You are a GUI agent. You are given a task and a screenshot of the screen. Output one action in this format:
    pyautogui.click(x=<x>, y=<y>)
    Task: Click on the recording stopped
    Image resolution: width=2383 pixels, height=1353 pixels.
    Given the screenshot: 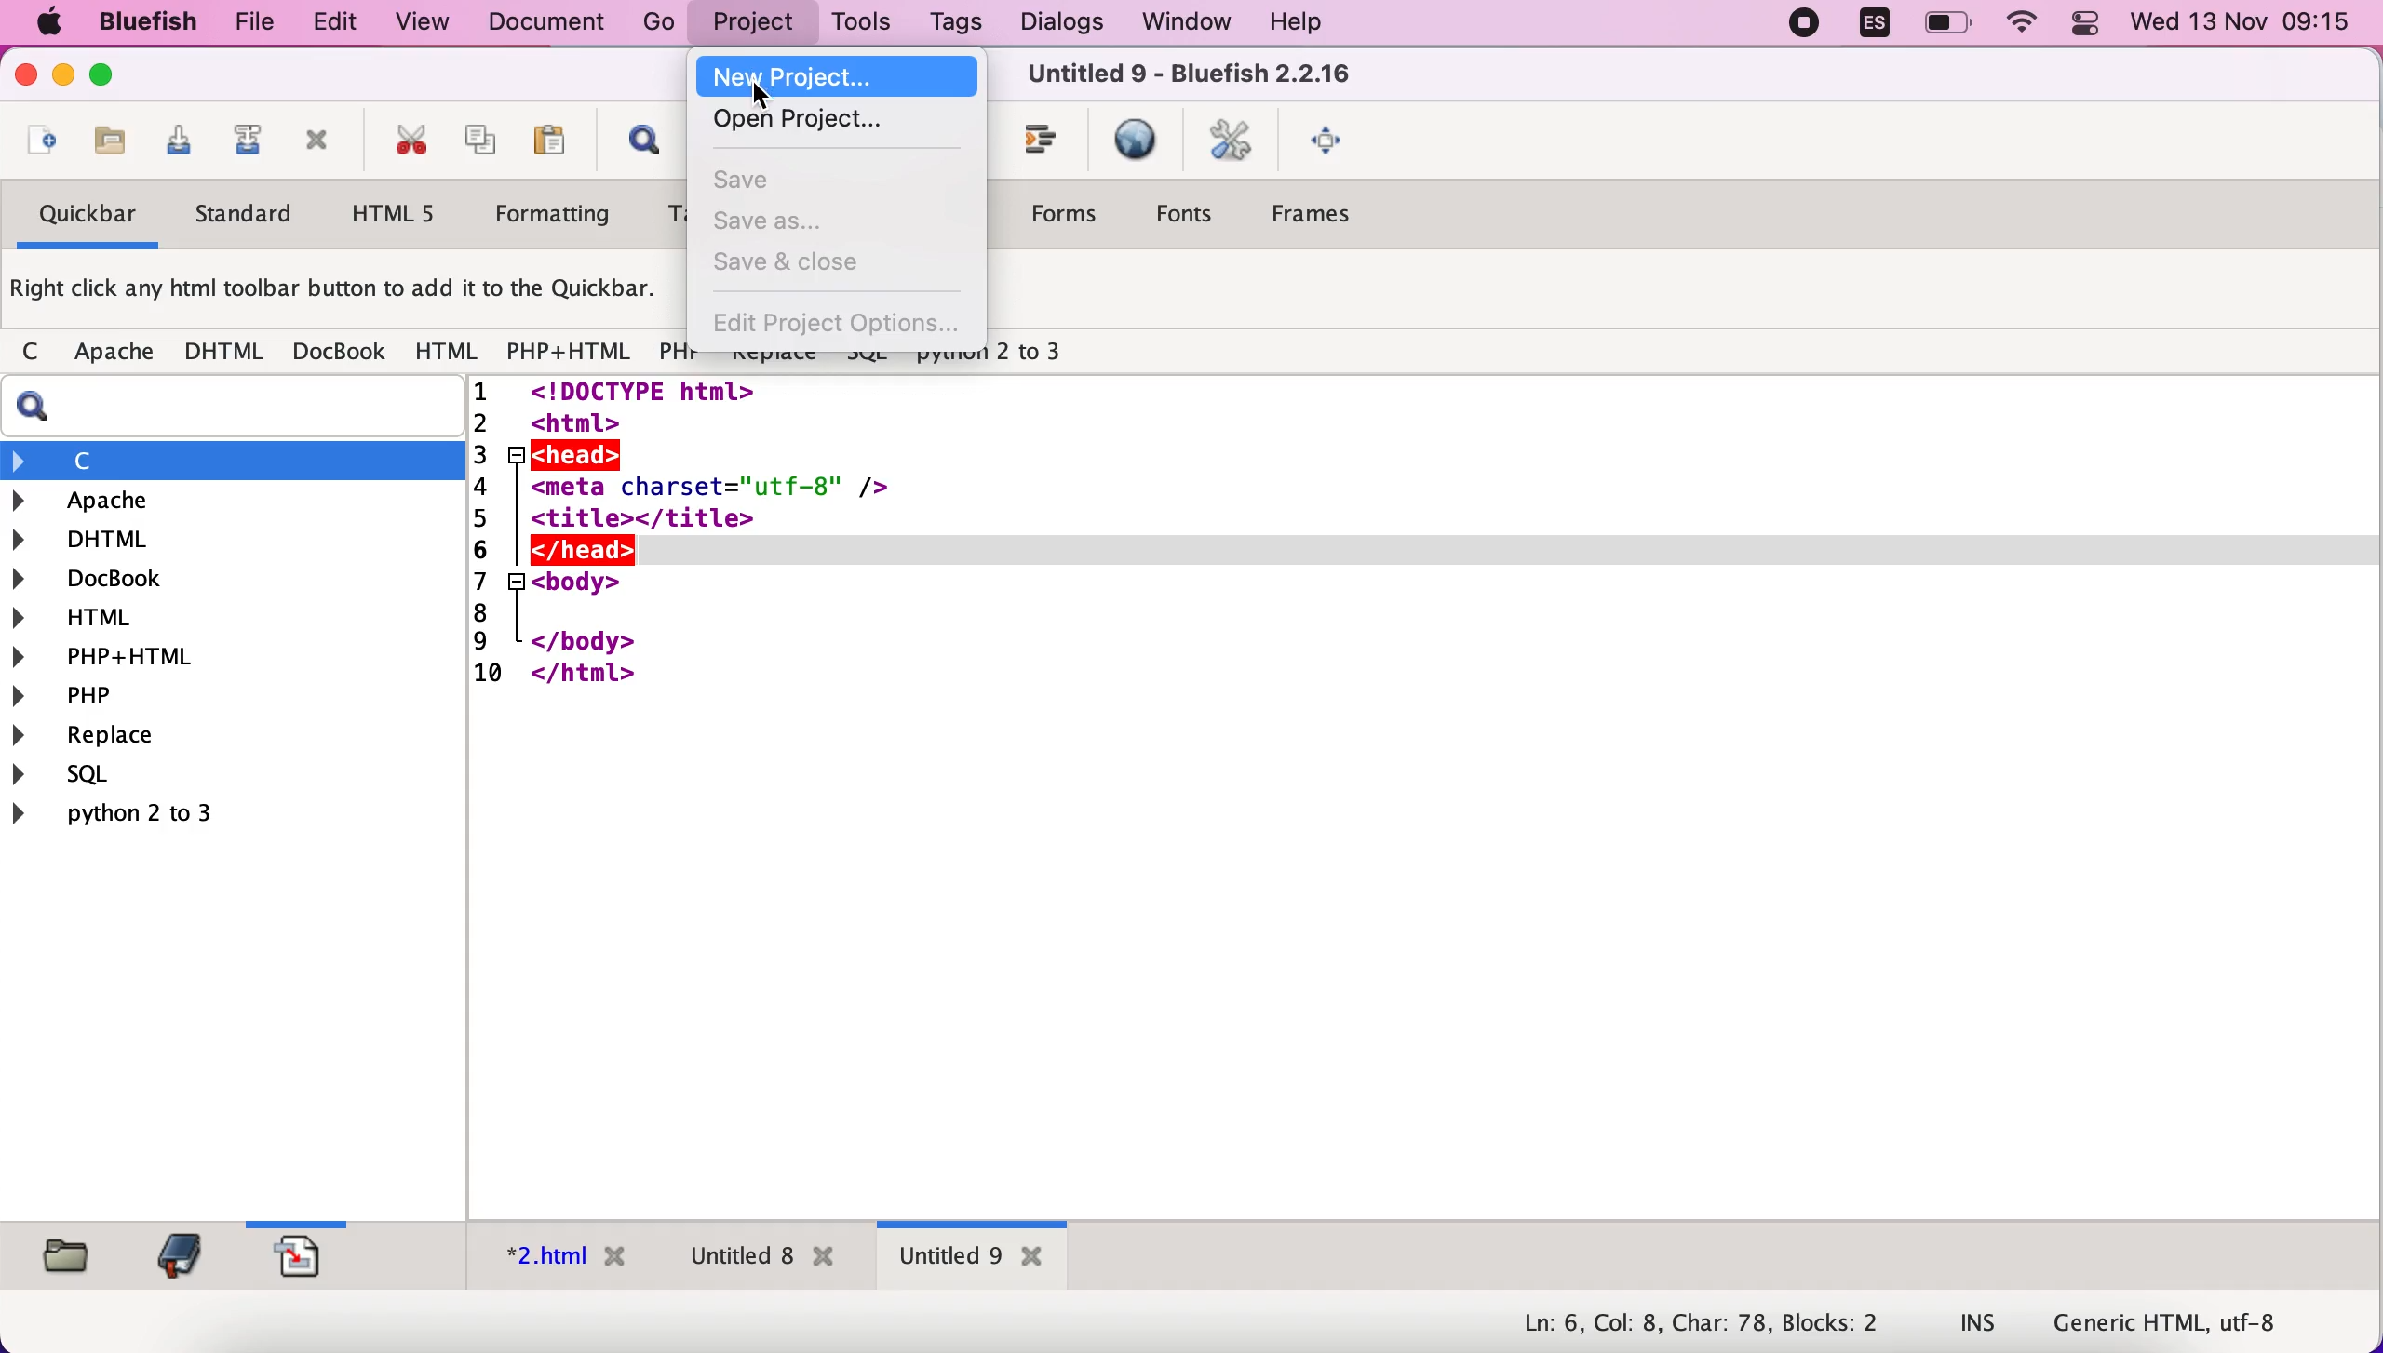 What is the action you would take?
    pyautogui.click(x=1797, y=25)
    